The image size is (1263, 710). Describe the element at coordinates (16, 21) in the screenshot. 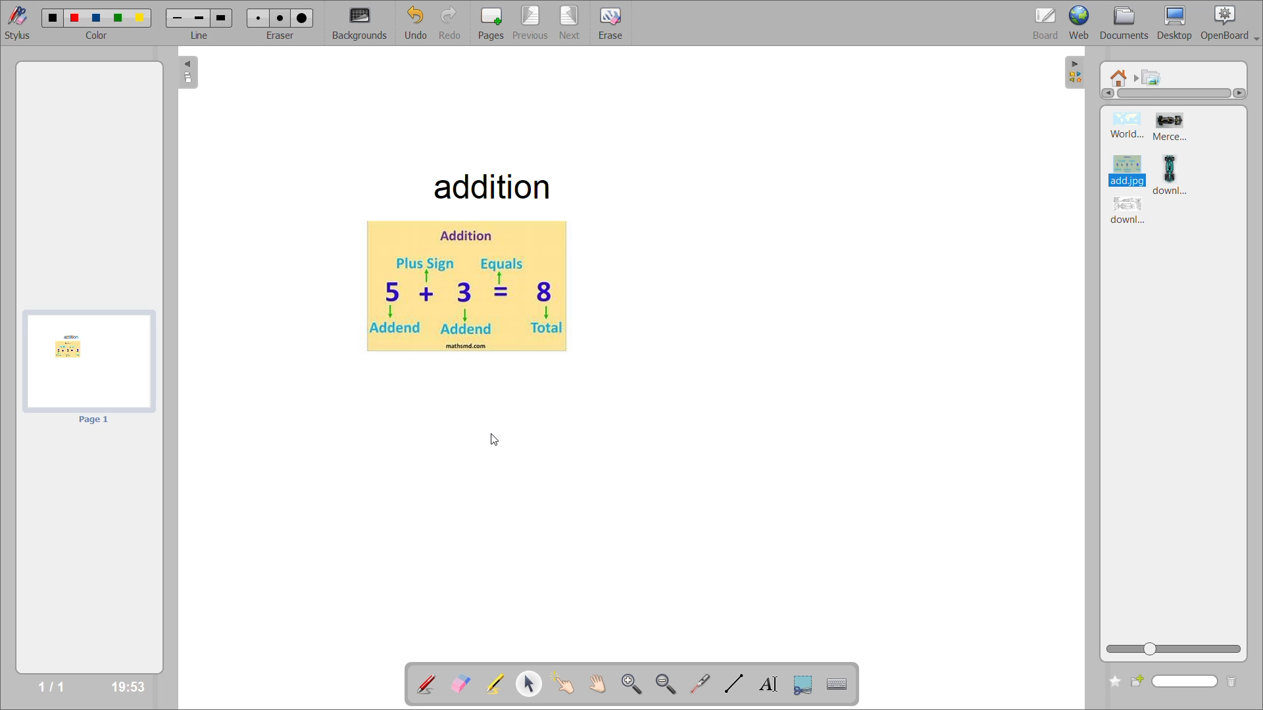

I see `stylus` at that location.